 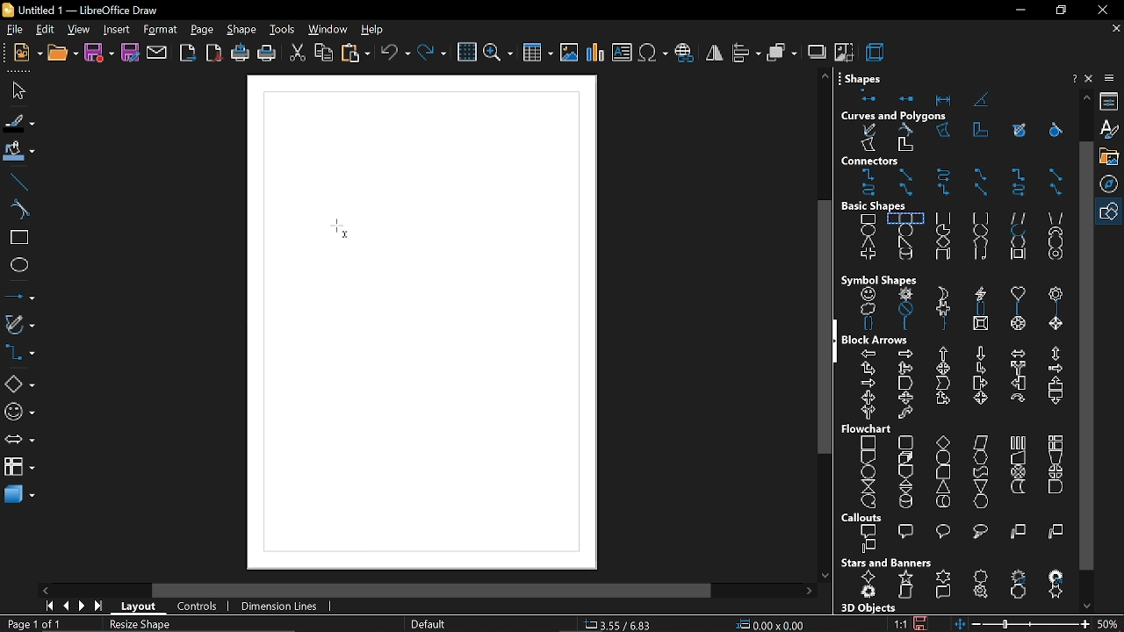 I want to click on current page, so click(x=33, y=624).